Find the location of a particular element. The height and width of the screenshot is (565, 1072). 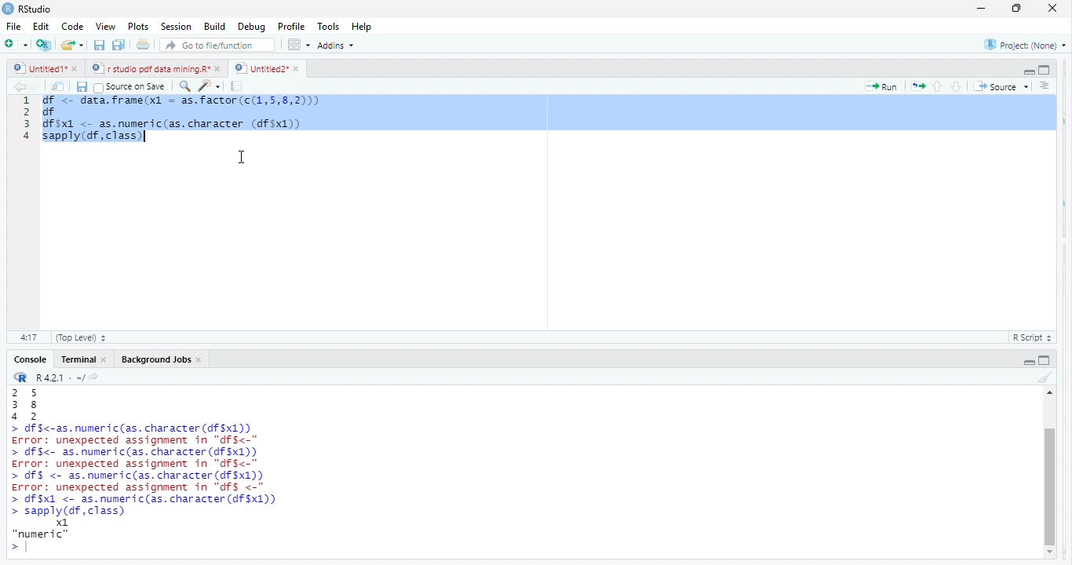

Code is located at coordinates (73, 26).